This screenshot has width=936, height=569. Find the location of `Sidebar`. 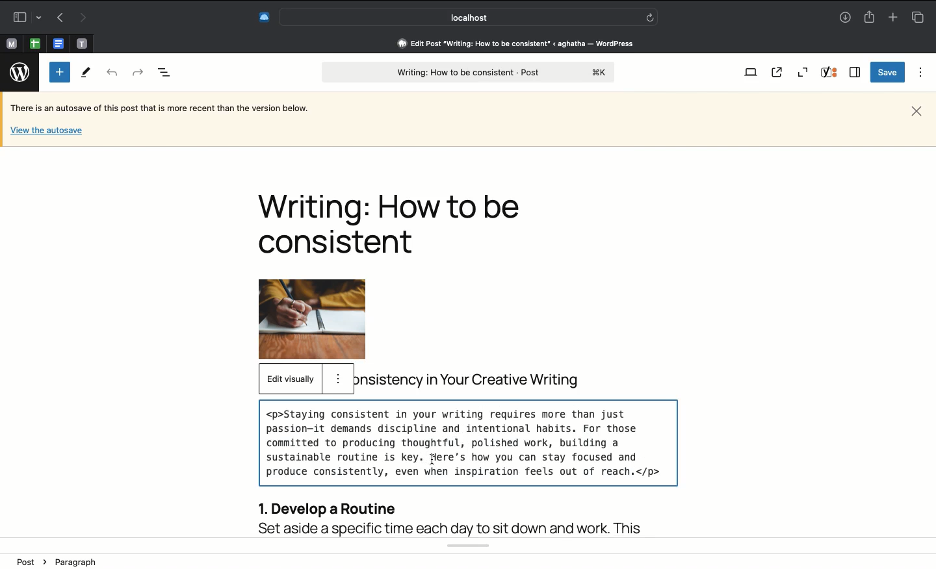

Sidebar is located at coordinates (25, 16).